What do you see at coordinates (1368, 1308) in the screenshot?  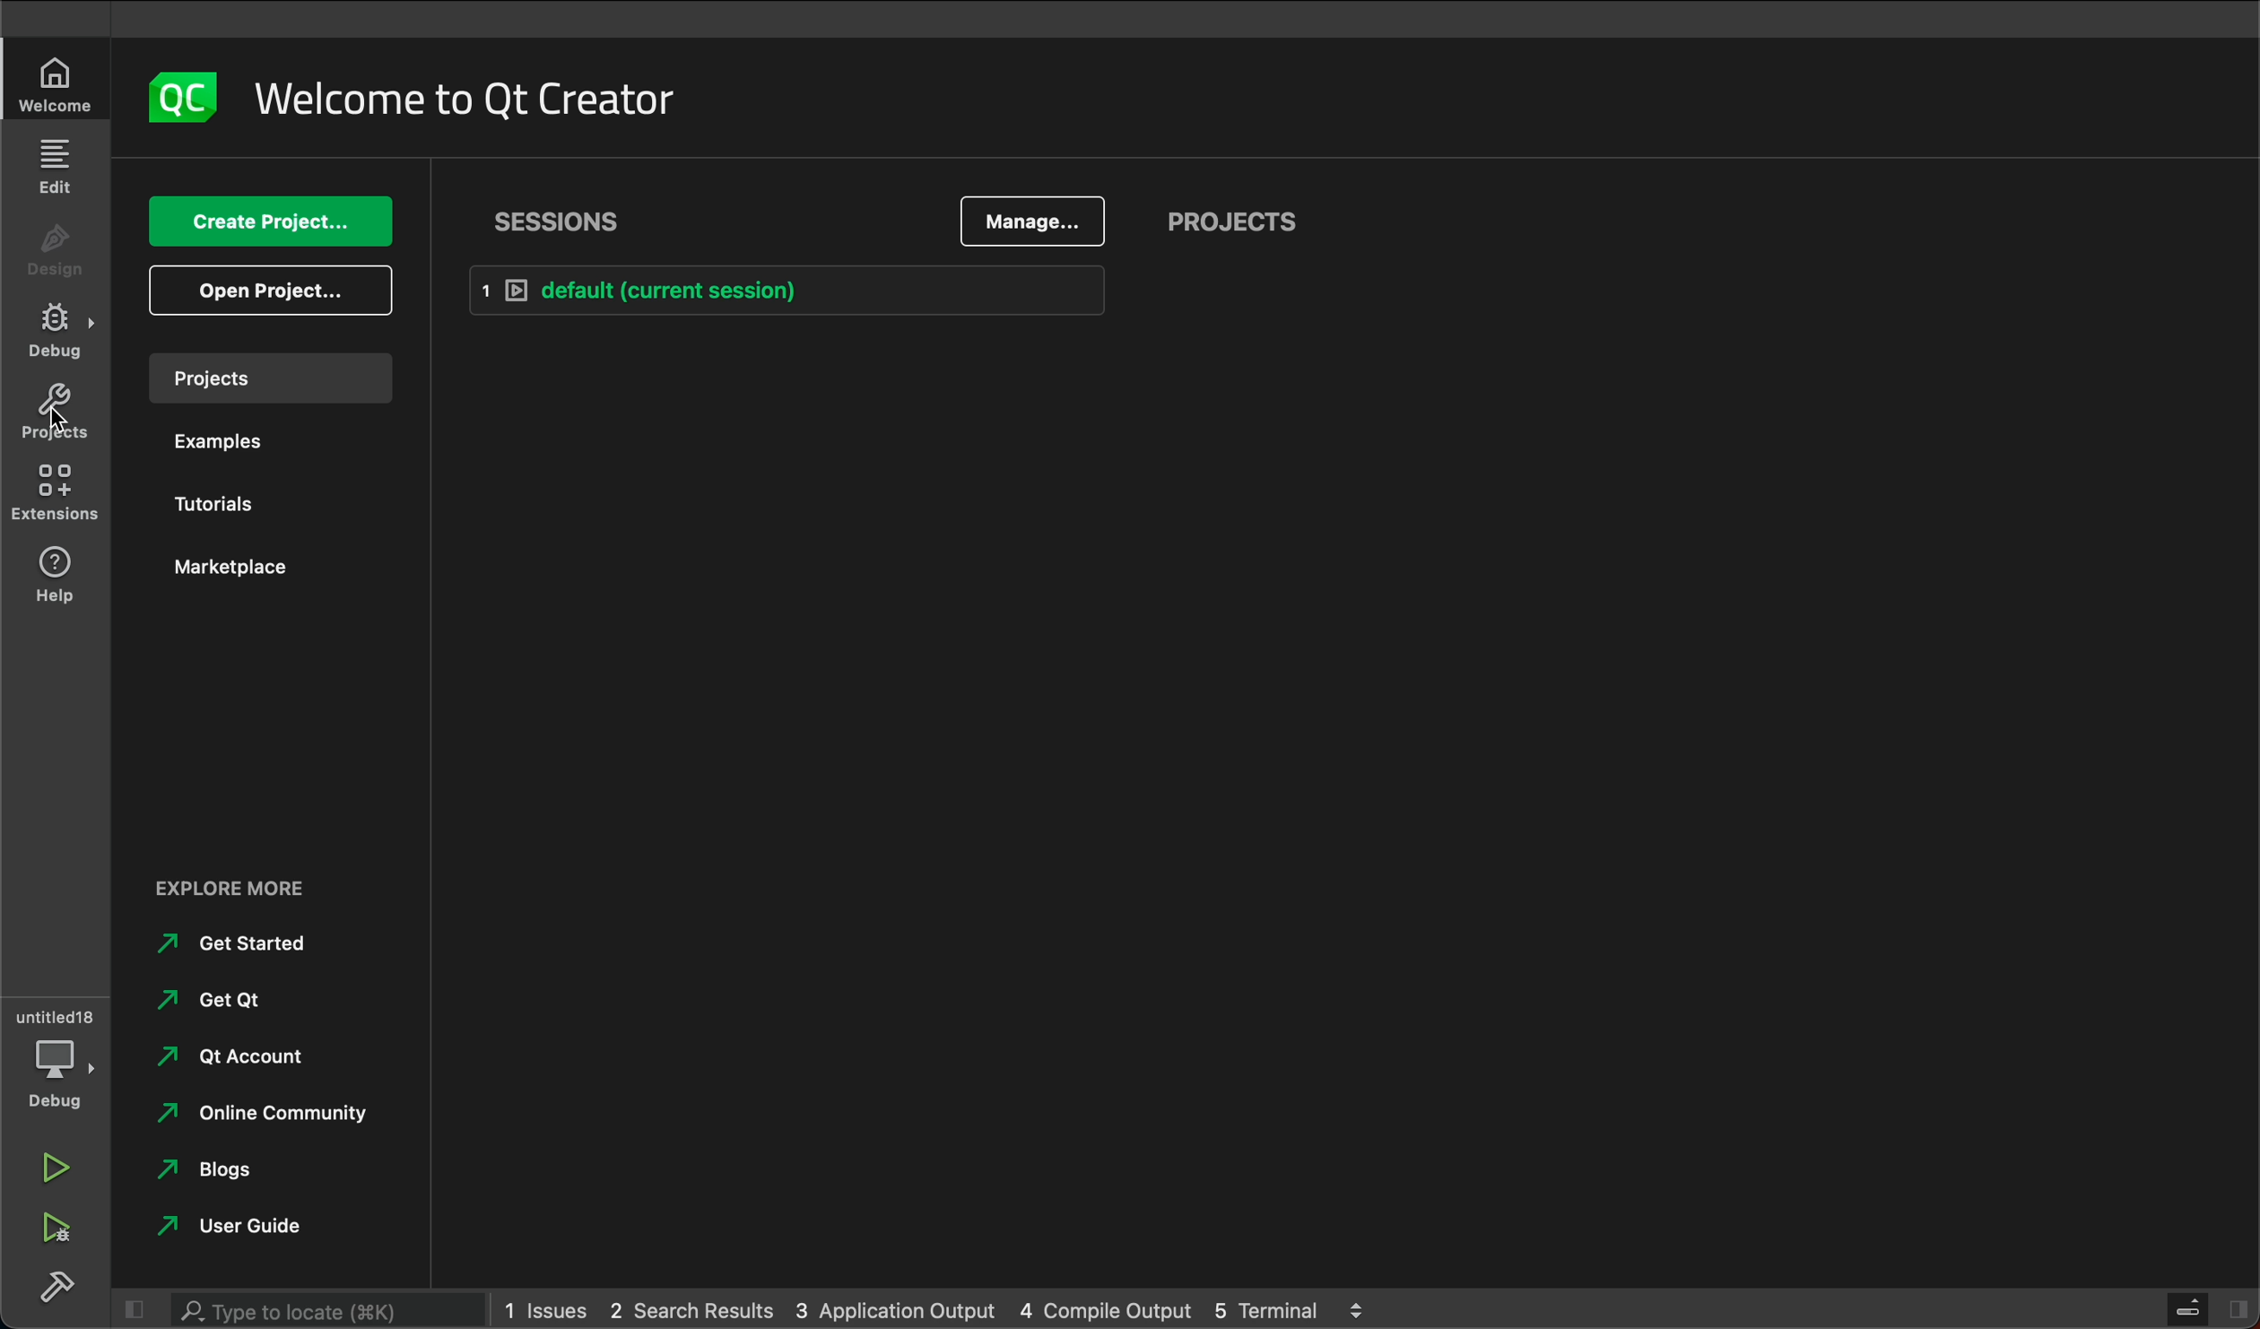 I see `logs          ` at bounding box center [1368, 1308].